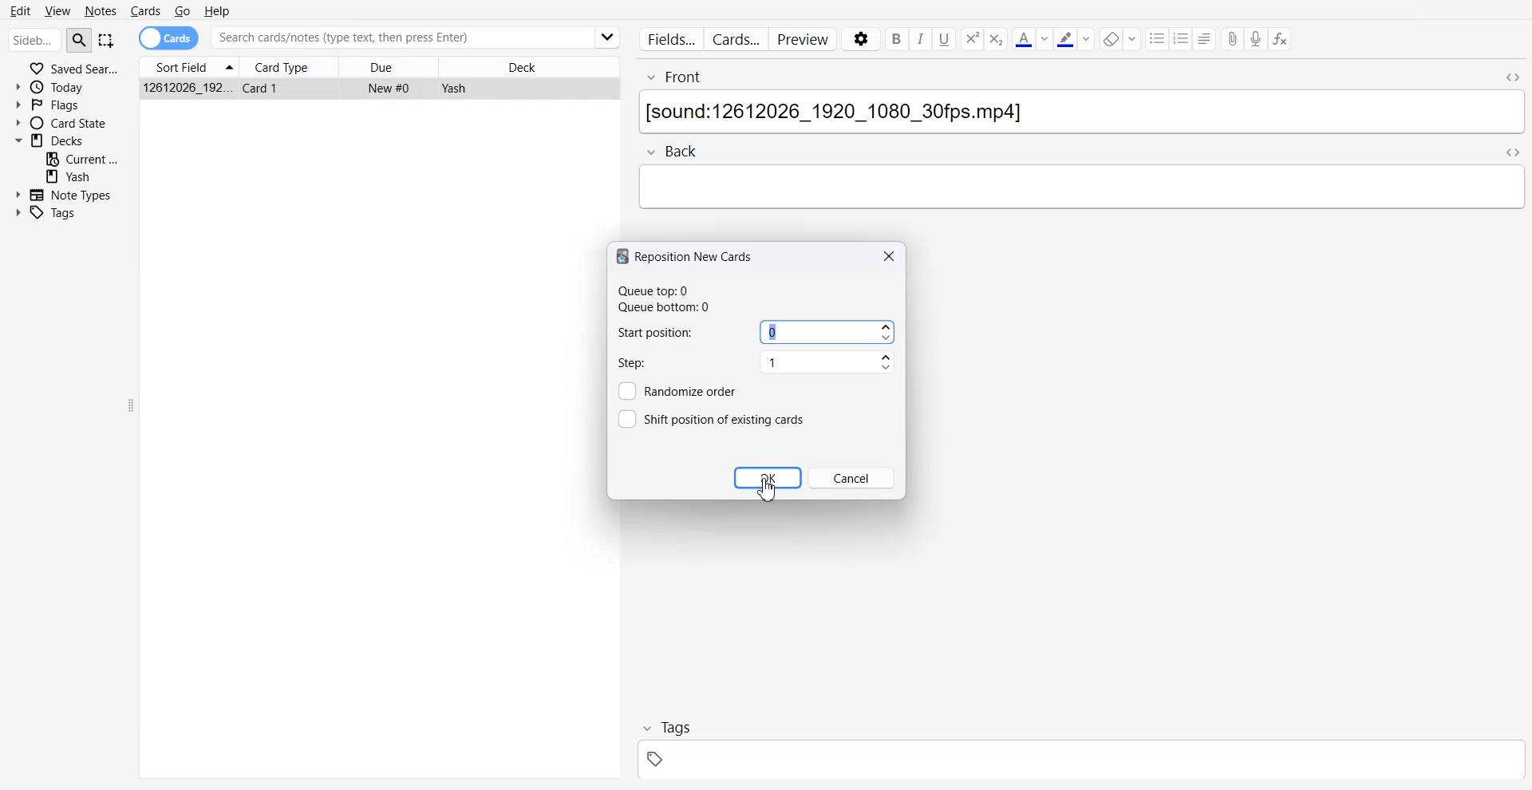 The height and width of the screenshot is (790, 1532). Describe the element at coordinates (67, 105) in the screenshot. I see `Flags` at that location.